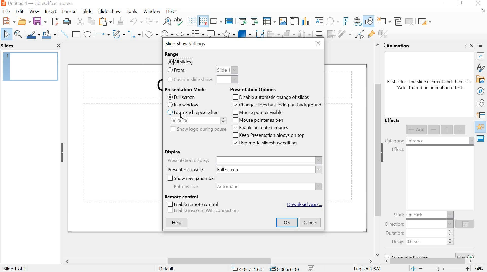 This screenshot has height=272, width=487. I want to click on shapes, so click(481, 104).